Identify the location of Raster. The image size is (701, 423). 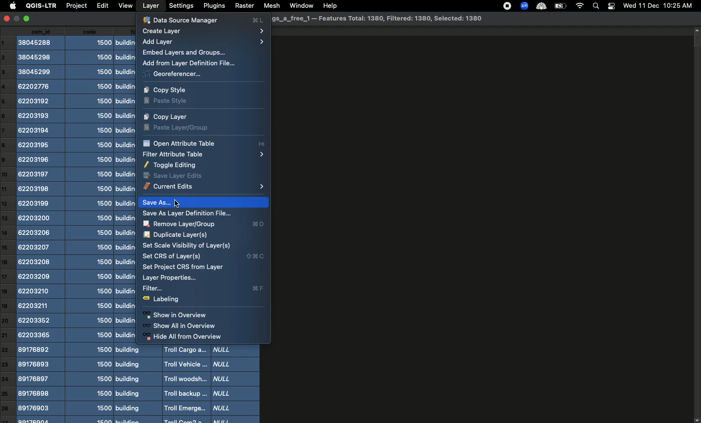
(244, 5).